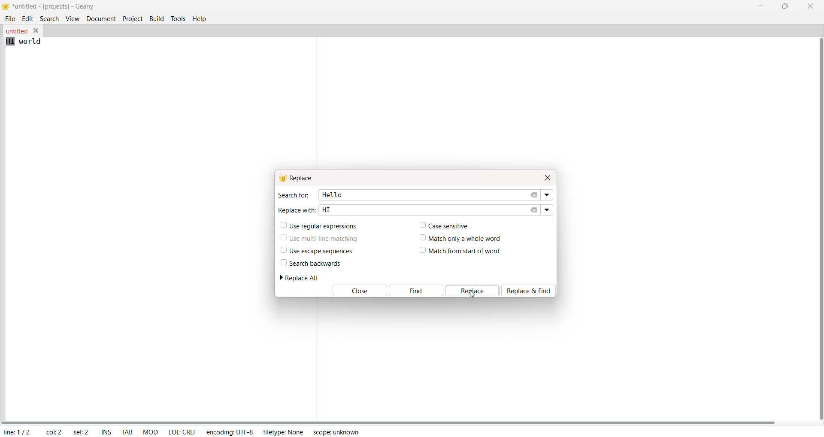 This screenshot has width=824, height=437. I want to click on cursor, so click(472, 294).